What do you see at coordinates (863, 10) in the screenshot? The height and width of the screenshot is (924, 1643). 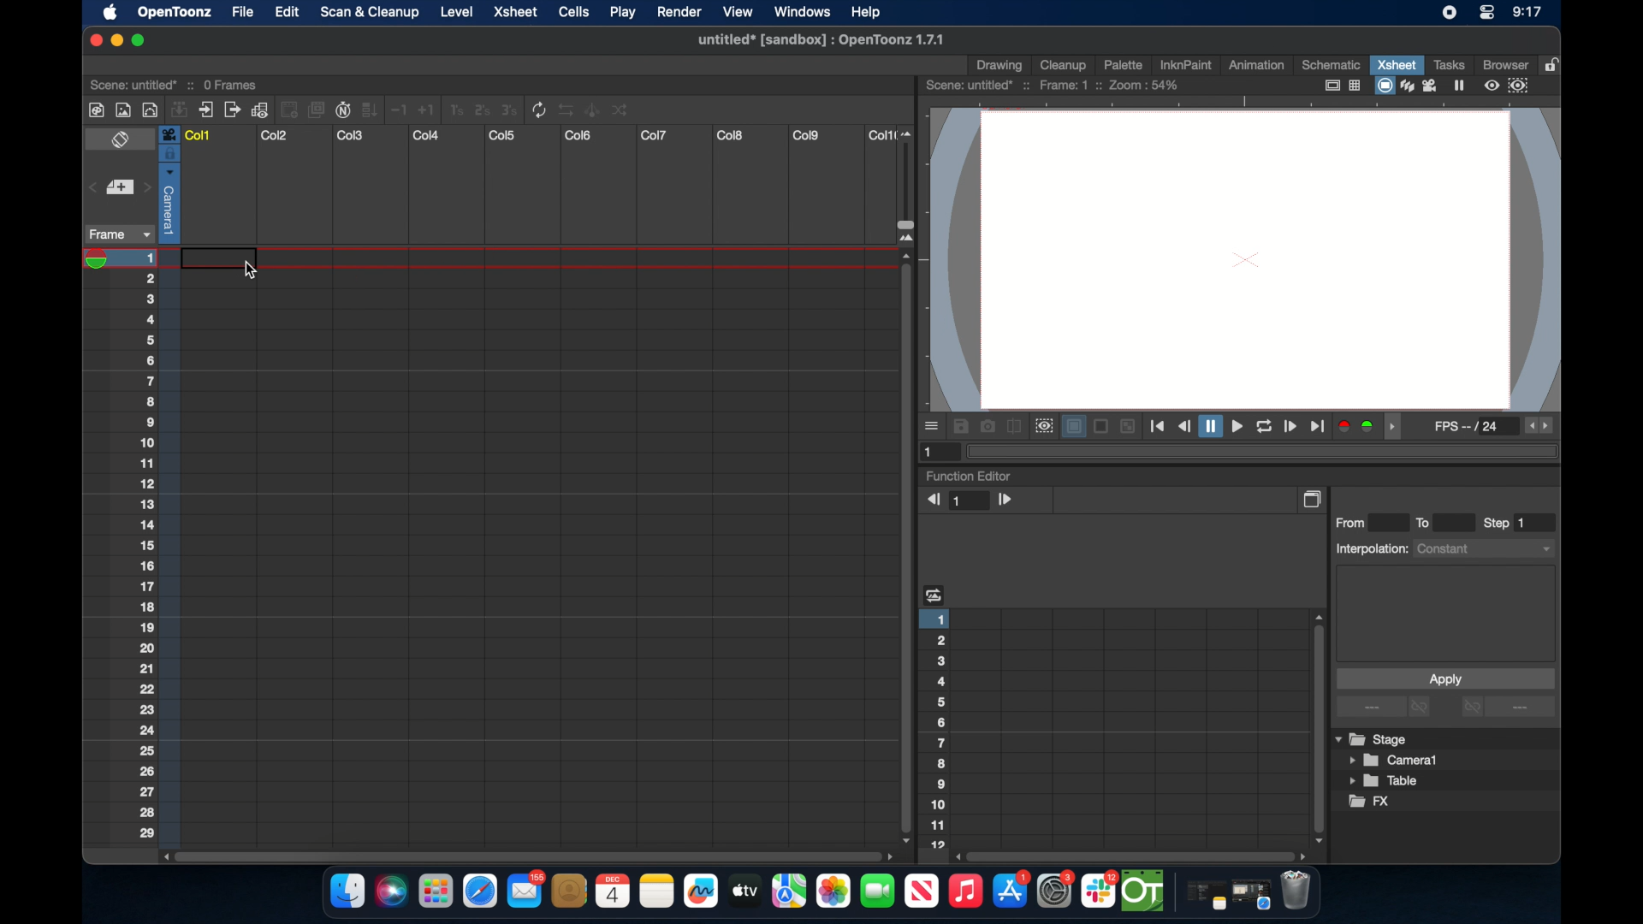 I see `help` at bounding box center [863, 10].